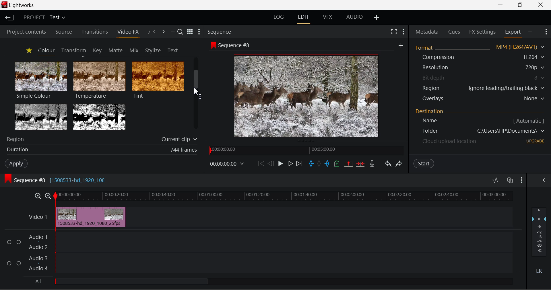 Image resolution: width=551 pixels, height=290 pixels. Describe the element at coordinates (19, 242) in the screenshot. I see `Checkbox` at that location.